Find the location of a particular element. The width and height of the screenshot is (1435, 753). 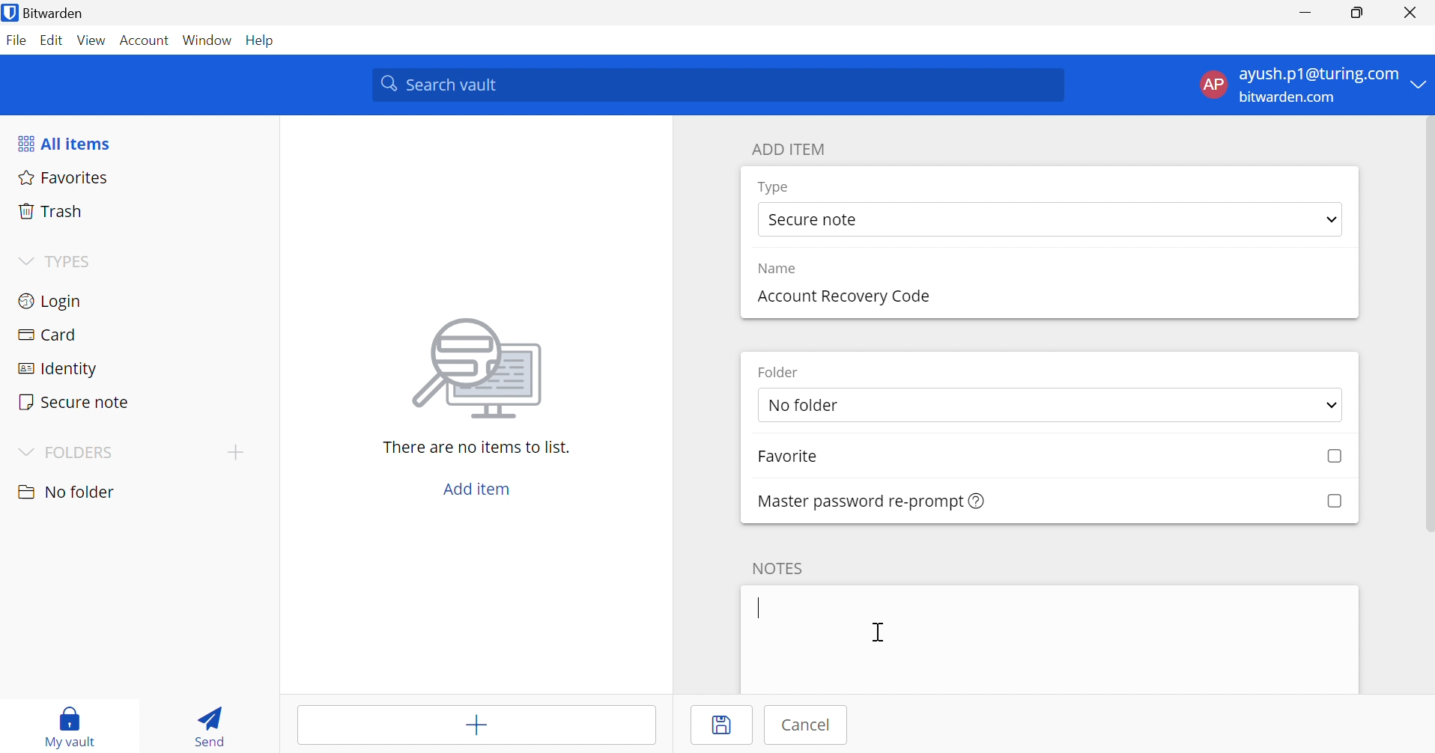

box is located at coordinates (1334, 500).